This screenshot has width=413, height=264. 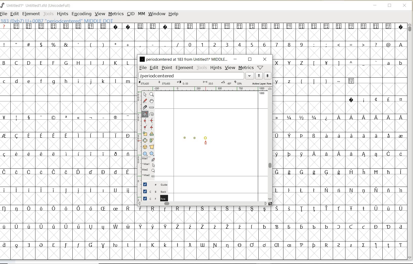 I want to click on help/window, so click(x=260, y=68).